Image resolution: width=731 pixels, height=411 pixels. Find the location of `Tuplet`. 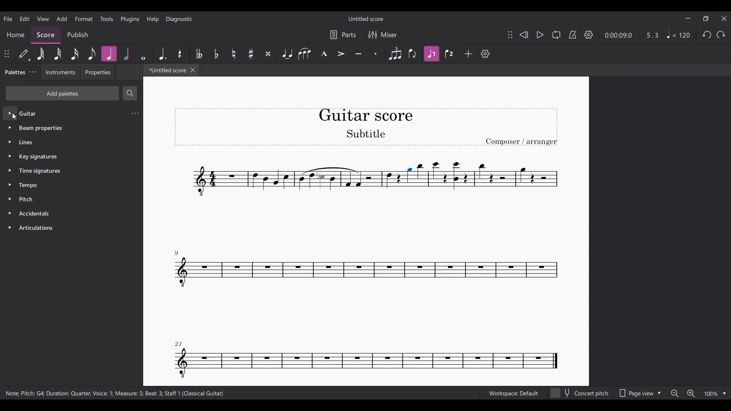

Tuplet is located at coordinates (394, 54).